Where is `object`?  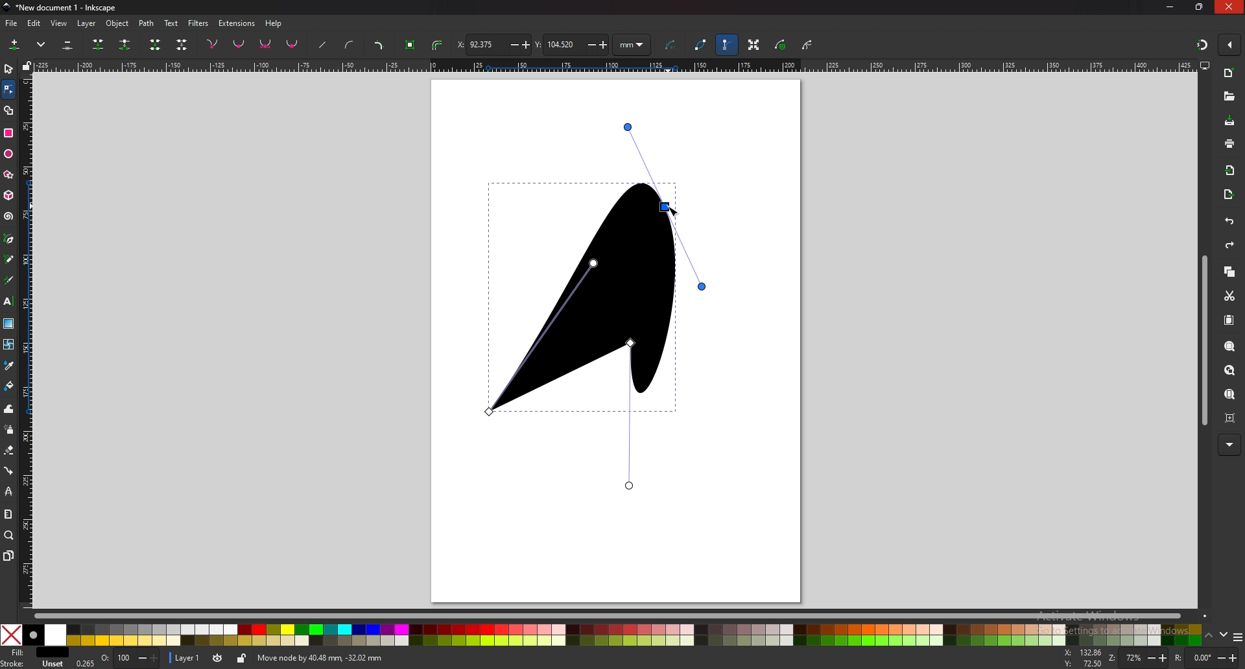
object is located at coordinates (119, 23).